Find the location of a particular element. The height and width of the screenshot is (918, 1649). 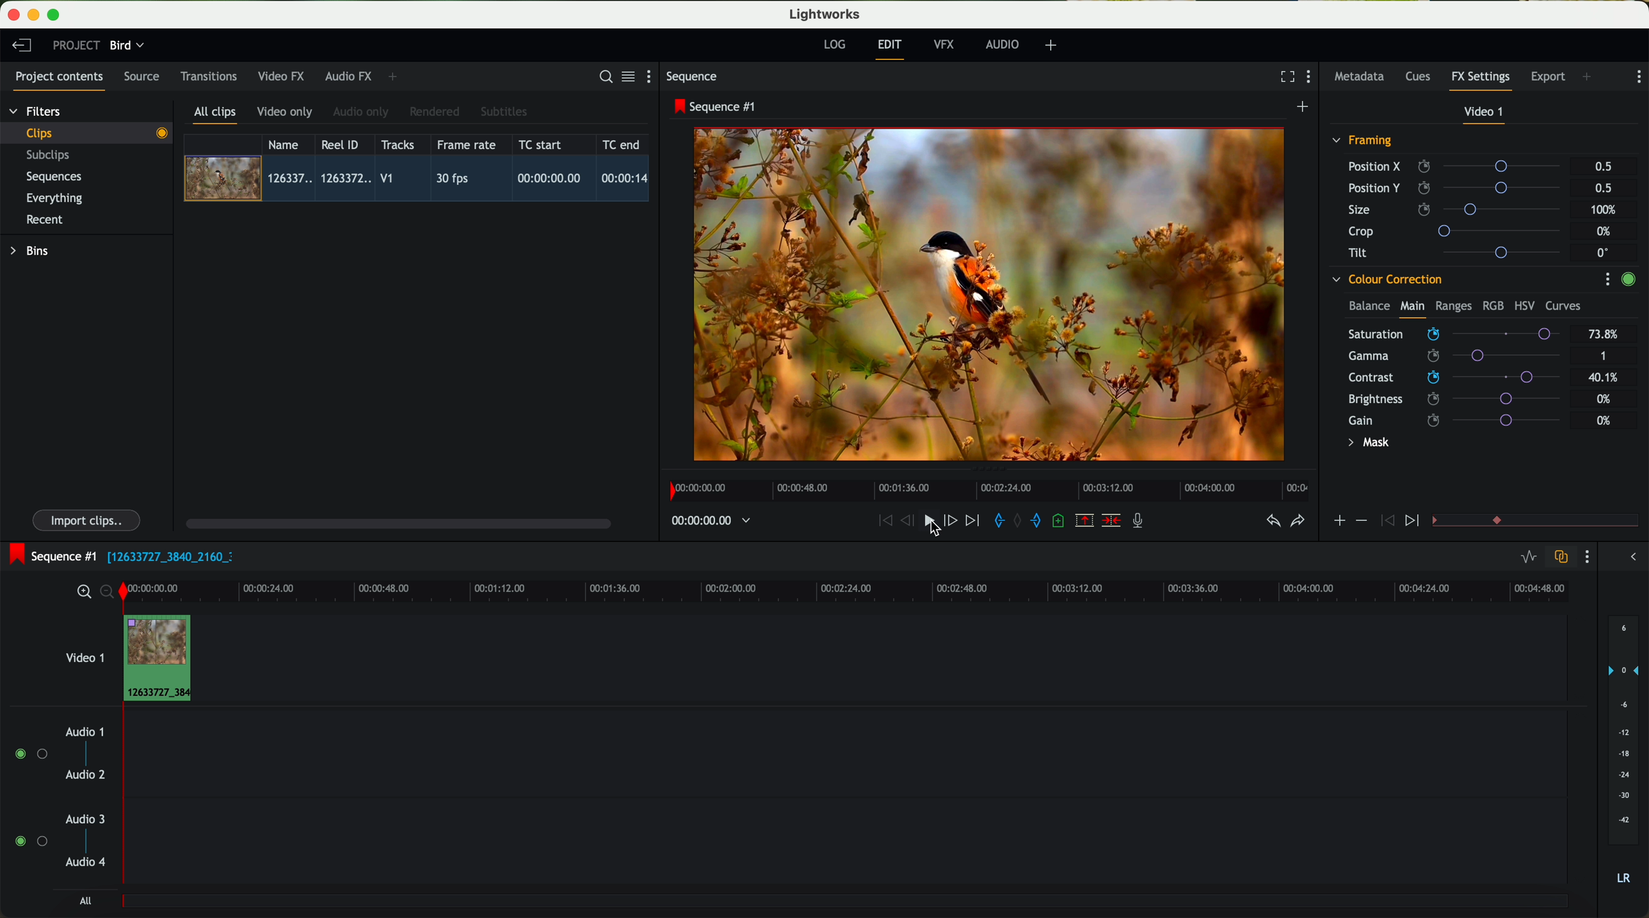

main is located at coordinates (1412, 308).